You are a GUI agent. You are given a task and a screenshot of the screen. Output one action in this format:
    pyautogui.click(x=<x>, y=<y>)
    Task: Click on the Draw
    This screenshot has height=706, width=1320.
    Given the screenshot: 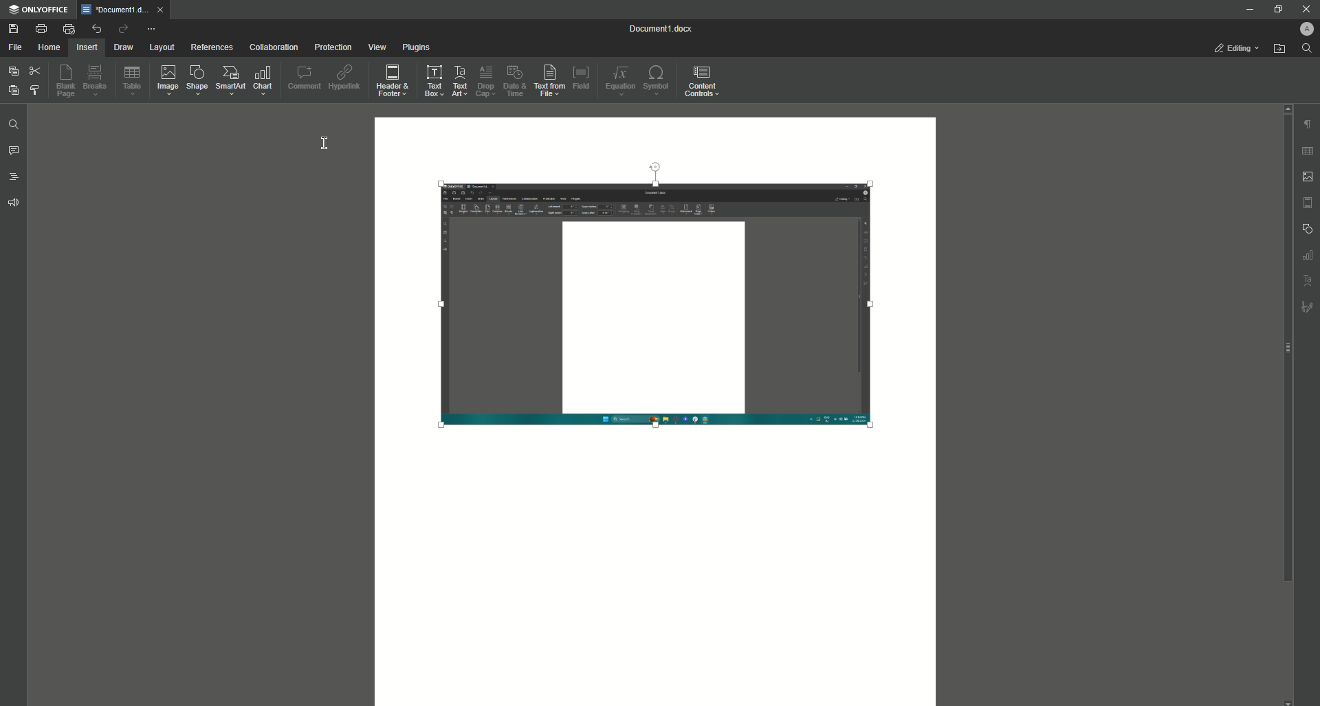 What is the action you would take?
    pyautogui.click(x=124, y=48)
    